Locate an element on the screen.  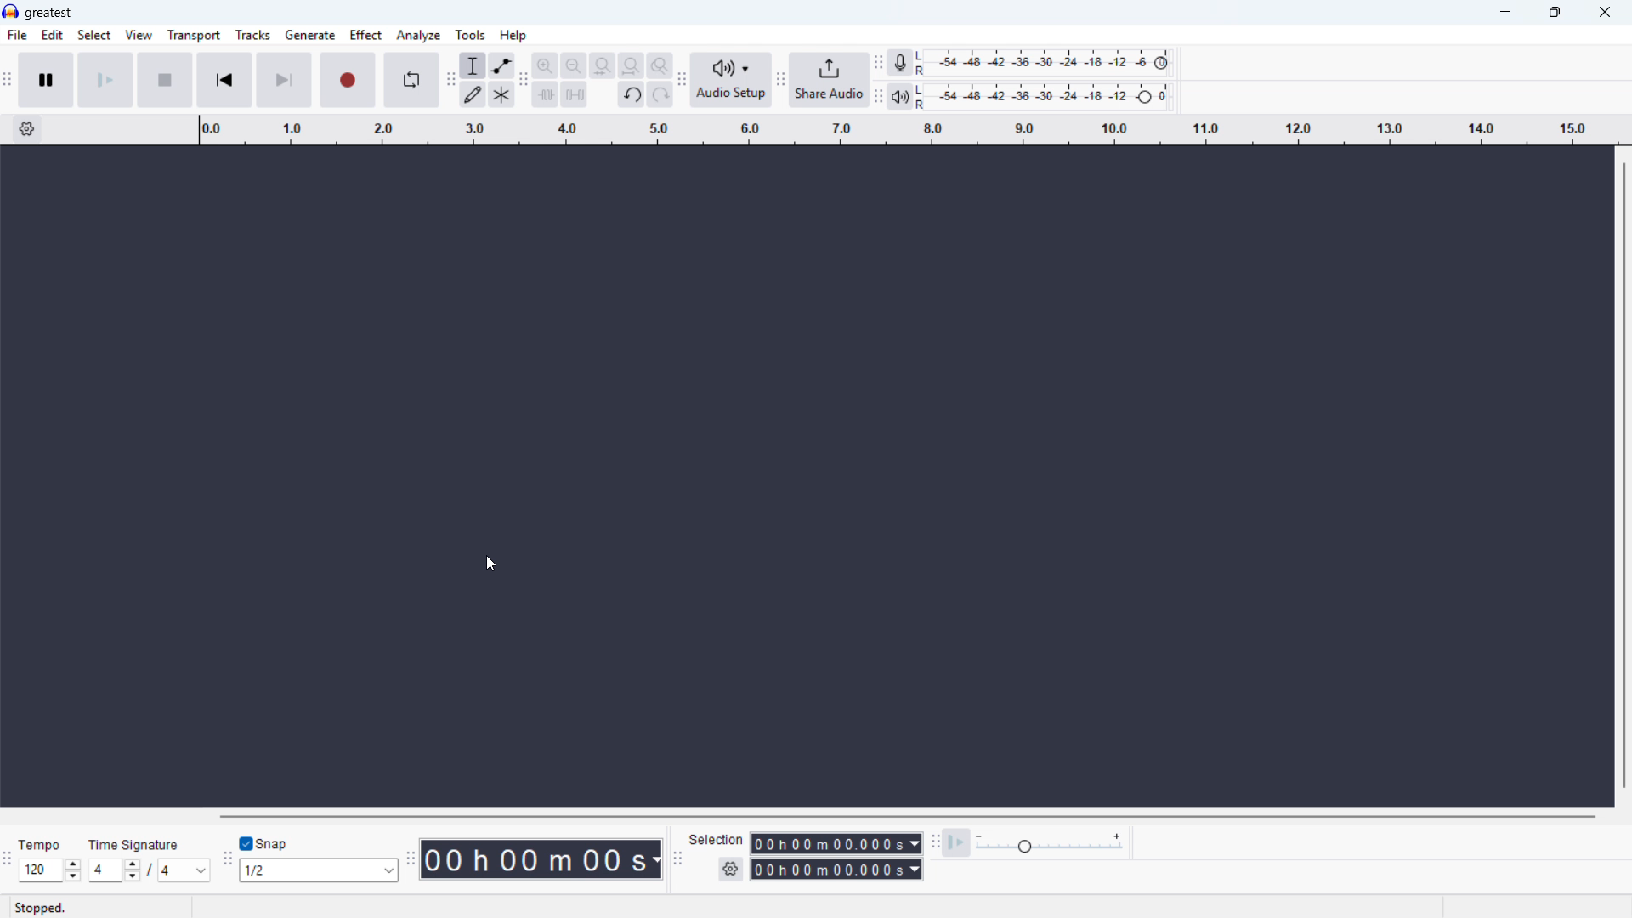
share audio is located at coordinates (830, 80).